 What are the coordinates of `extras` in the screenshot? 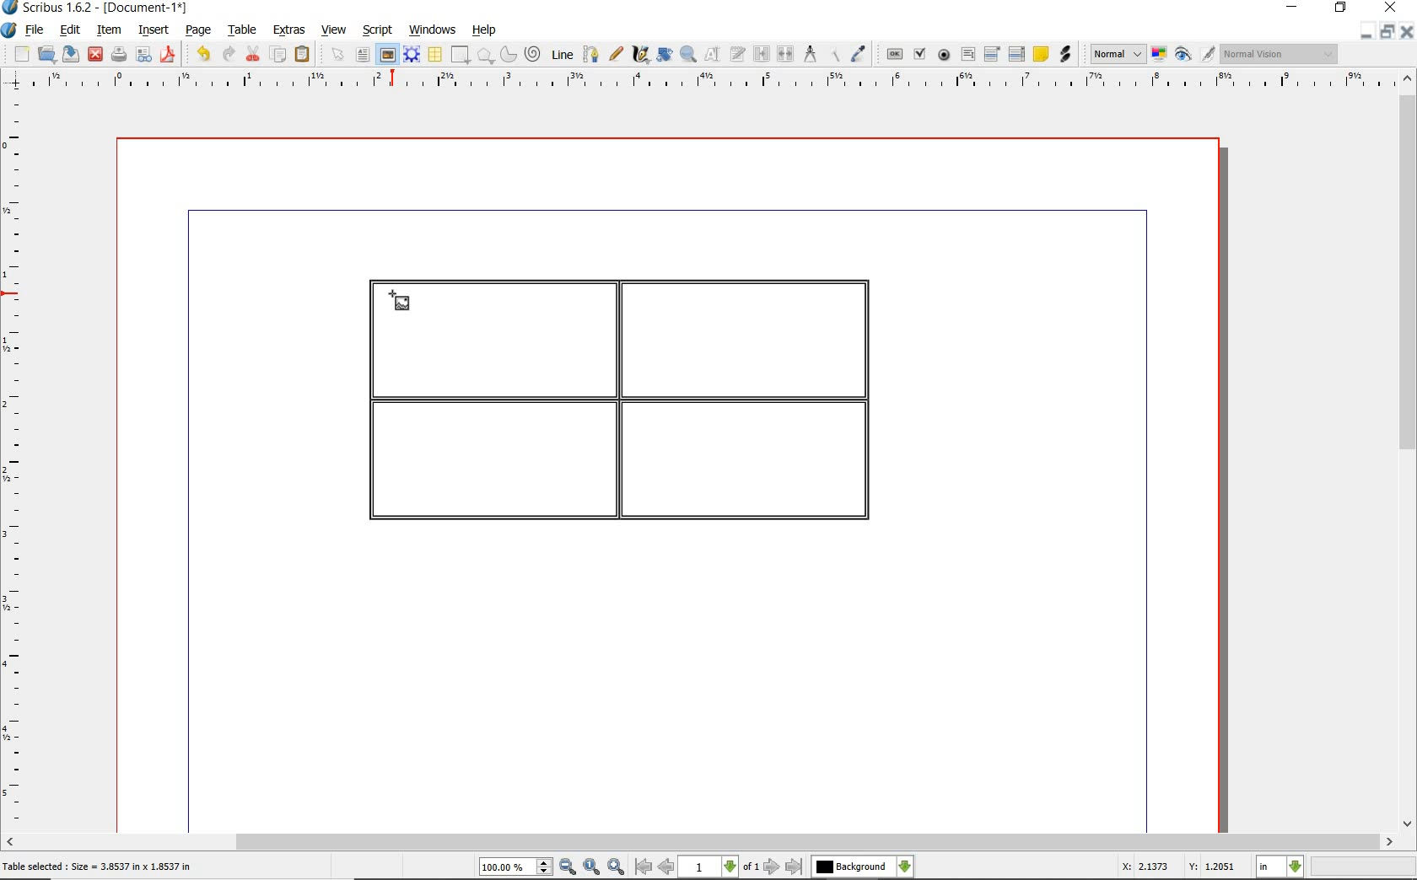 It's located at (289, 30).